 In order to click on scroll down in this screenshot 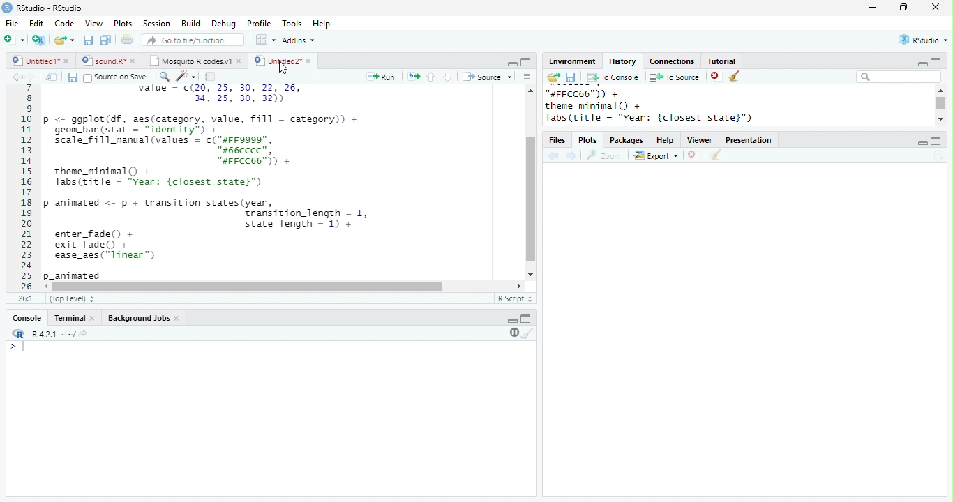, I will do `click(940, 119)`.